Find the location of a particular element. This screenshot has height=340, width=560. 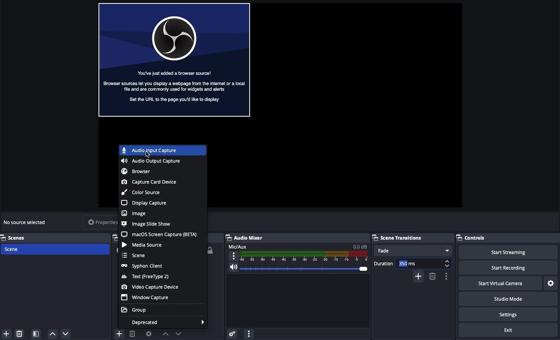

Start recording is located at coordinates (507, 268).